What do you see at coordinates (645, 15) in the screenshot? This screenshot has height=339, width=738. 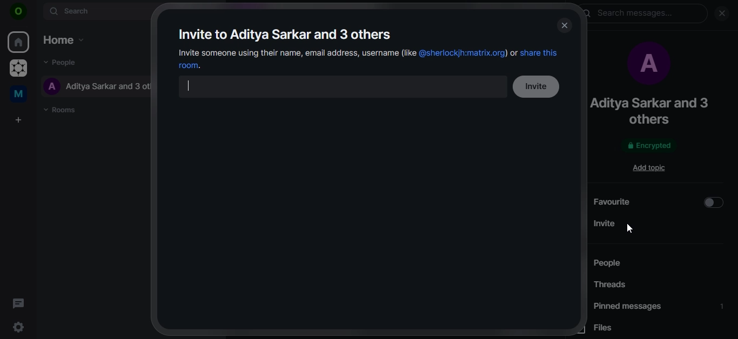 I see `search messages` at bounding box center [645, 15].